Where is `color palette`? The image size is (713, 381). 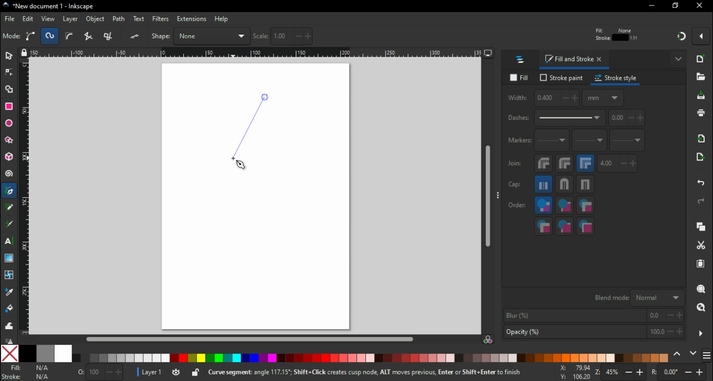 color palette is located at coordinates (372, 358).